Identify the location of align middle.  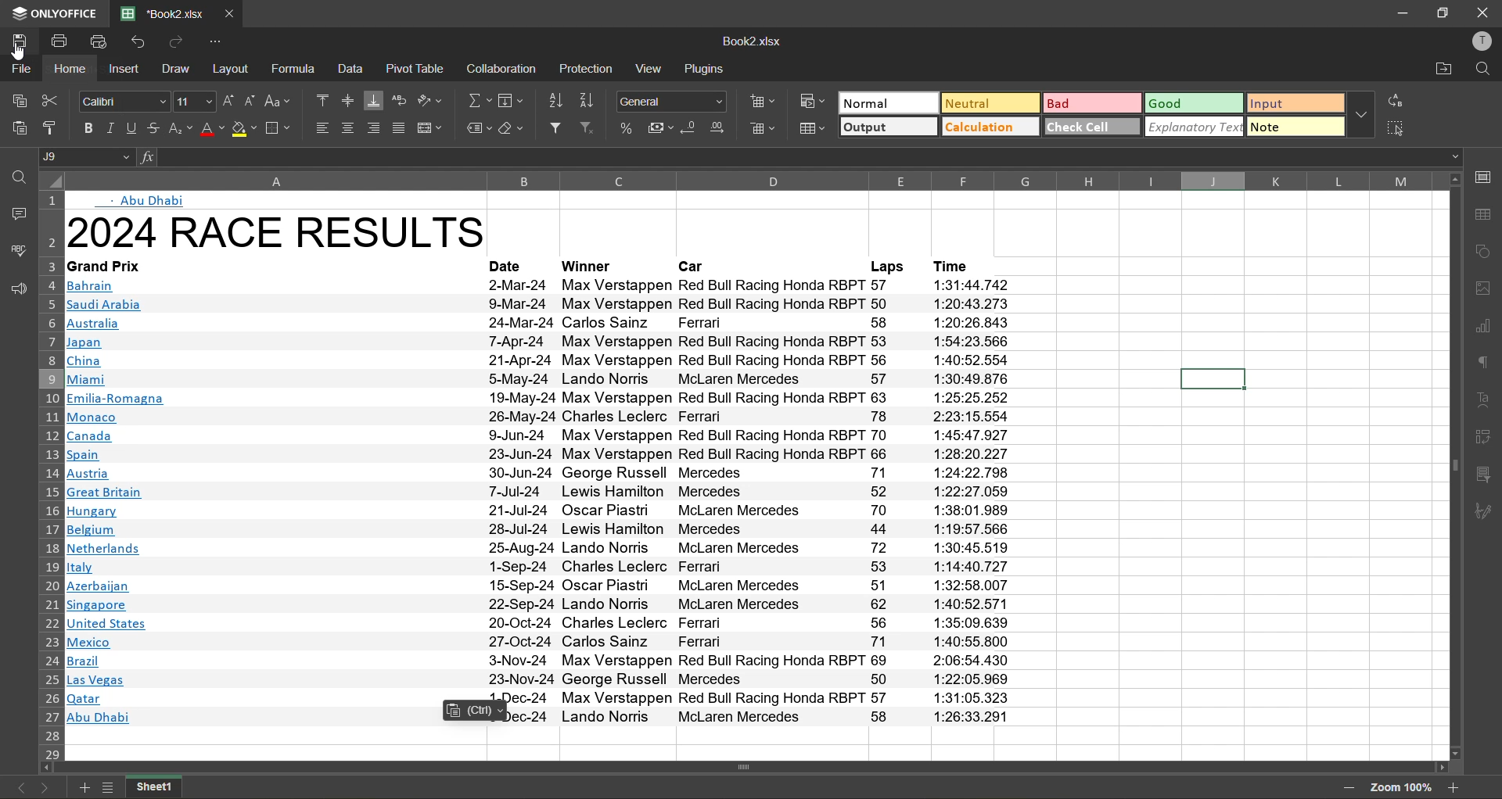
(347, 99).